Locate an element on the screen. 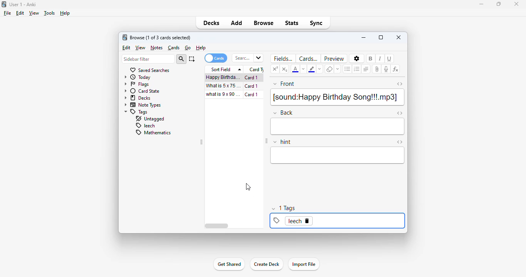  search is located at coordinates (181, 59).